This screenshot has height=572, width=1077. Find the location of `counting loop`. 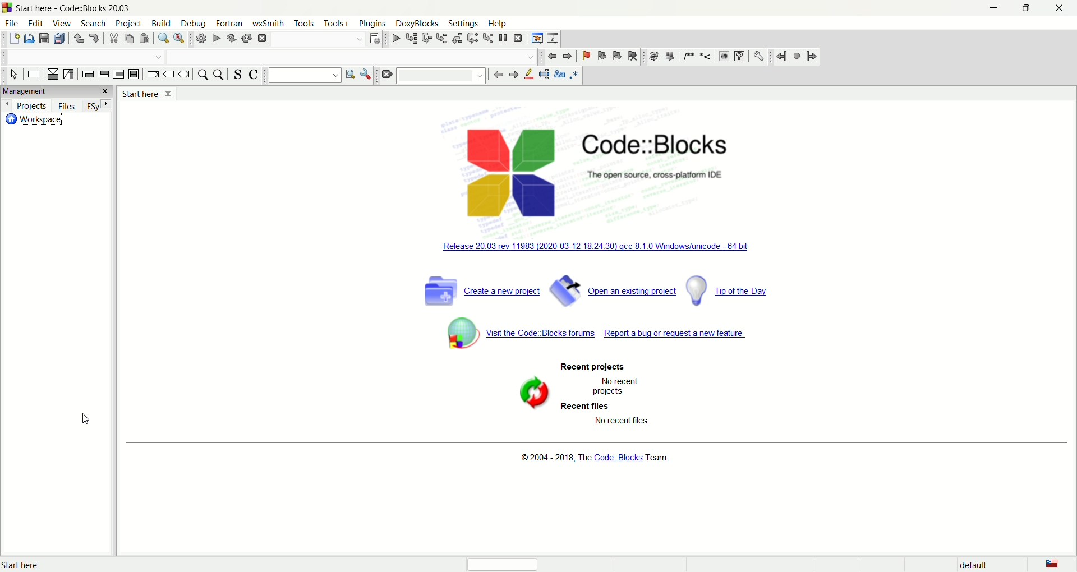

counting loop is located at coordinates (118, 74).